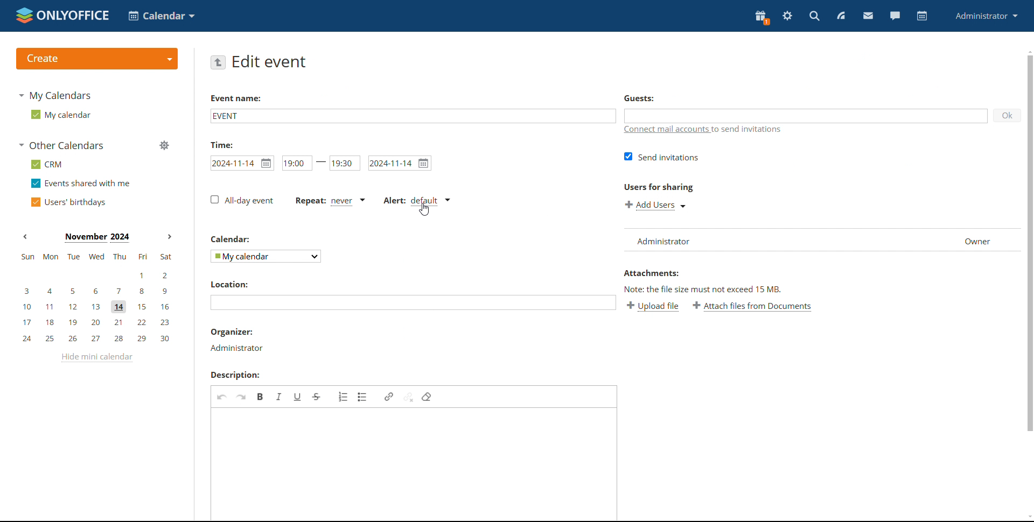 Image resolution: width=1034 pixels, height=522 pixels. I want to click on calendar, so click(921, 17).